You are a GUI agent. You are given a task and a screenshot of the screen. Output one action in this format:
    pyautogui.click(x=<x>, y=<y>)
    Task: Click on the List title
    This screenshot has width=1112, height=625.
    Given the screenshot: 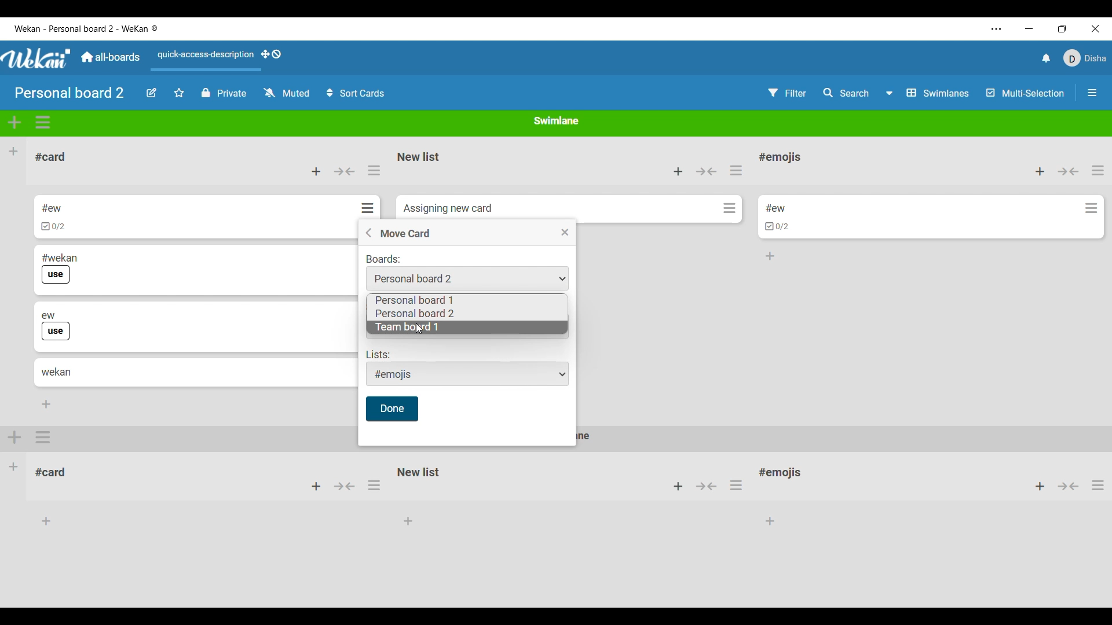 What is the action you would take?
    pyautogui.click(x=51, y=157)
    